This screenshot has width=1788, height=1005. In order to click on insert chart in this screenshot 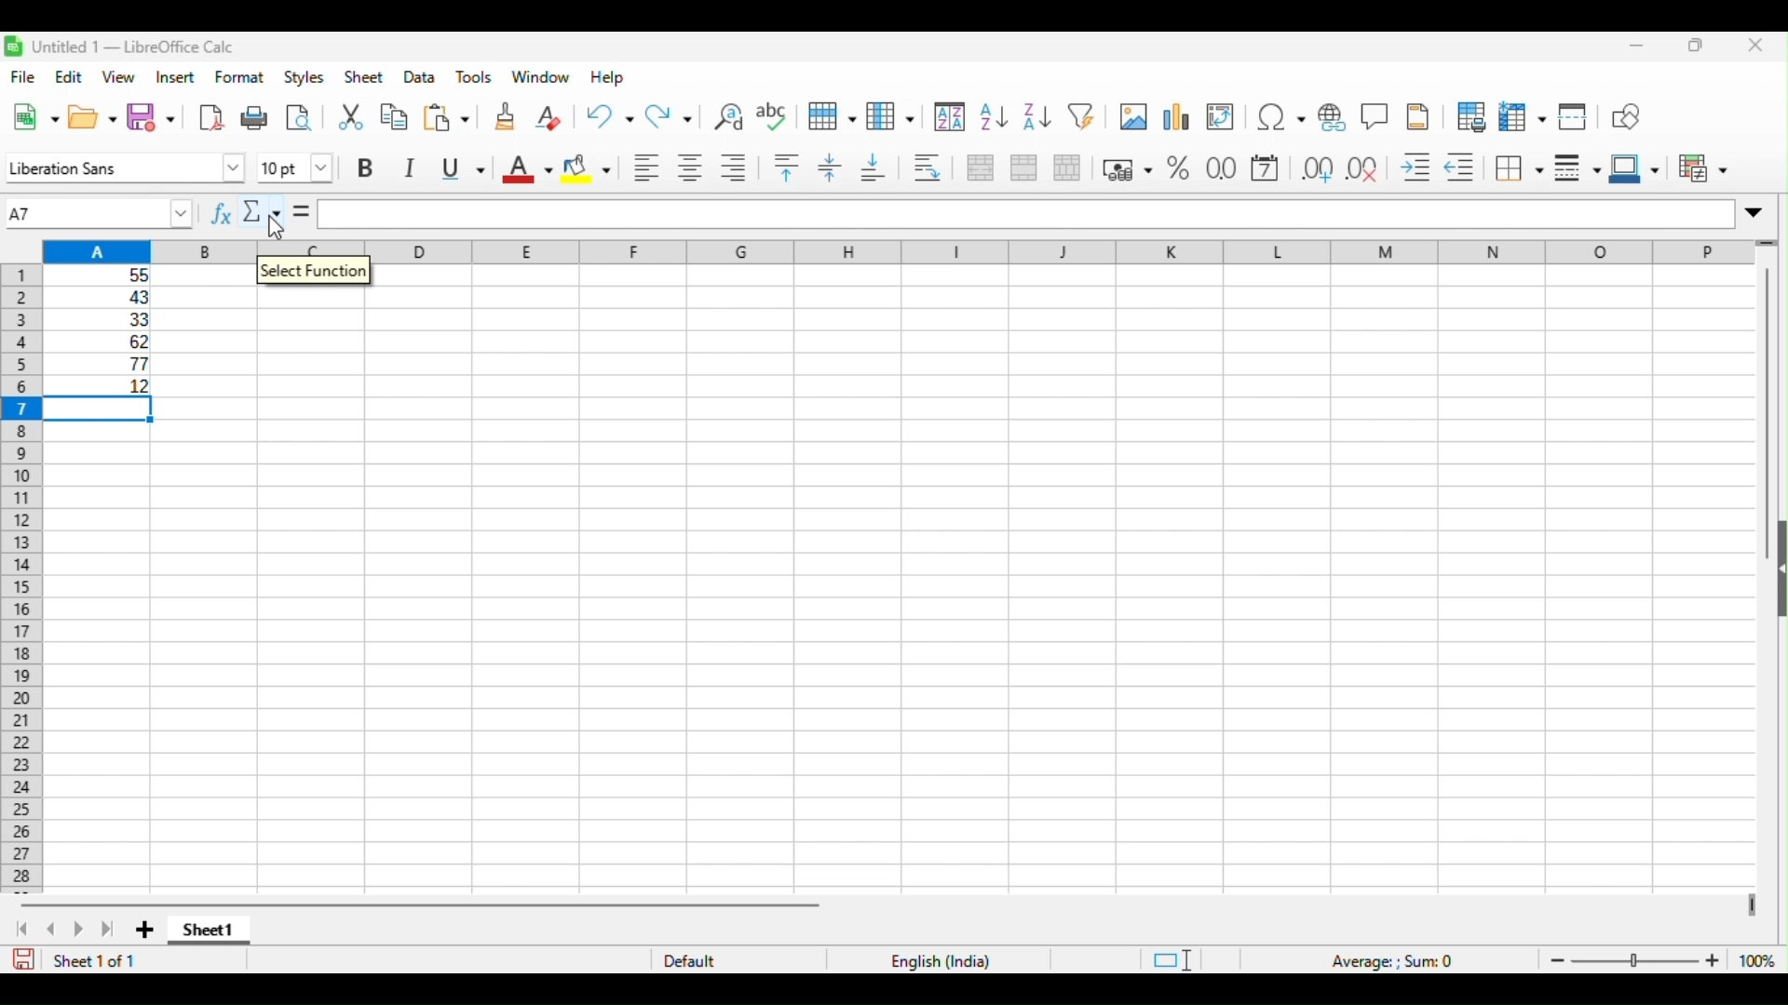, I will do `click(1179, 114)`.